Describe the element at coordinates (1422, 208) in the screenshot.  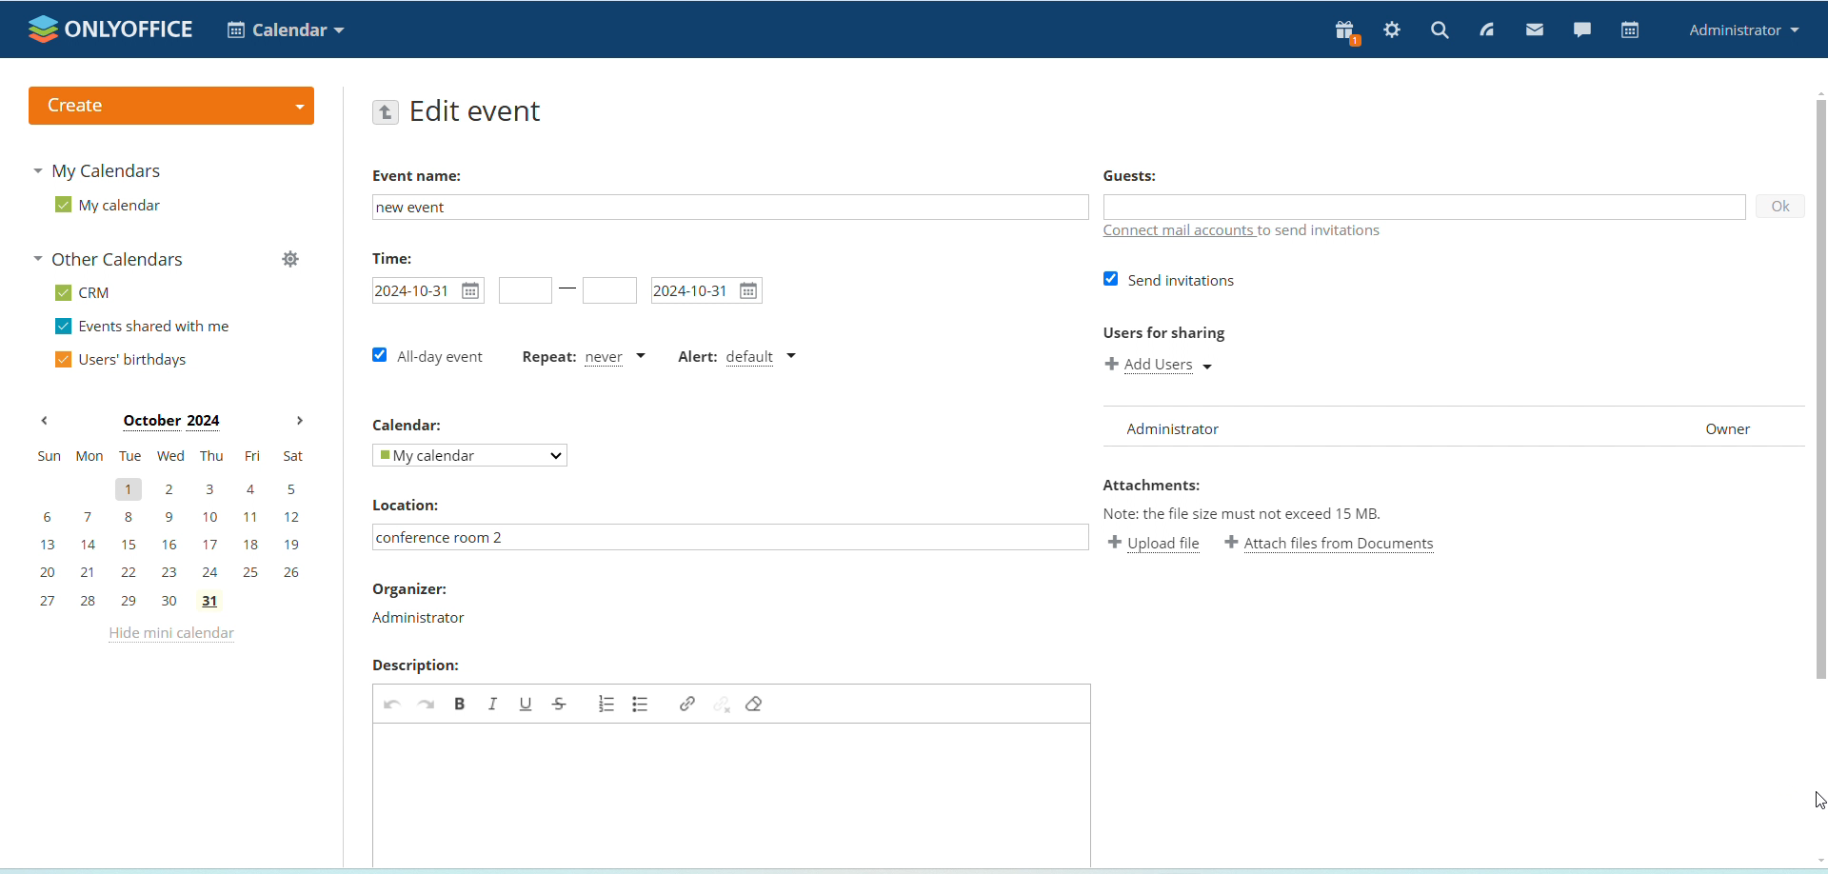
I see `add guests` at that location.